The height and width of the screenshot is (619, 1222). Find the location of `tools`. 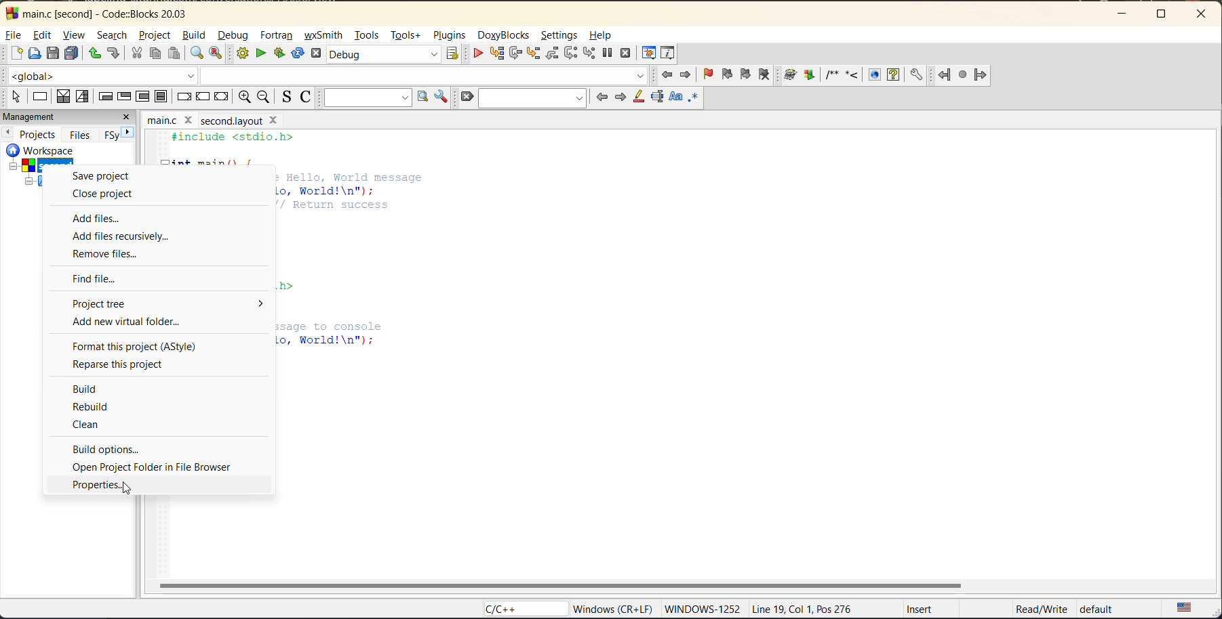

tools is located at coordinates (366, 37).